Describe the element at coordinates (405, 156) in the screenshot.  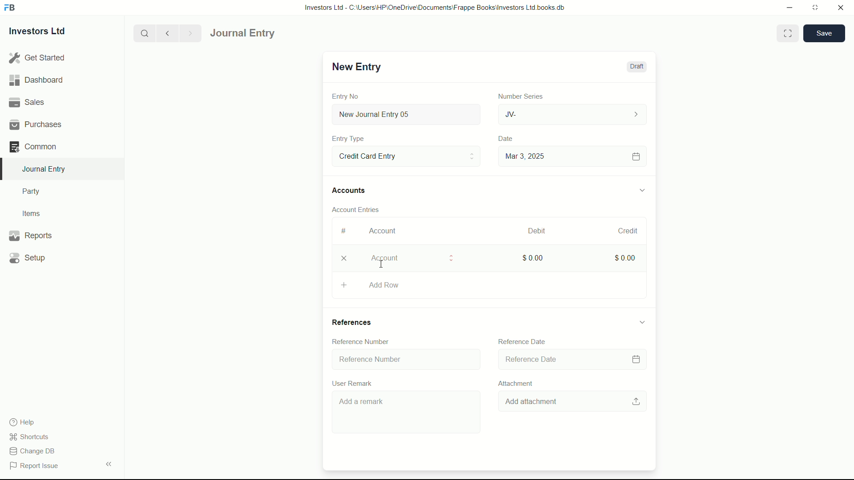
I see `Entry Type` at that location.